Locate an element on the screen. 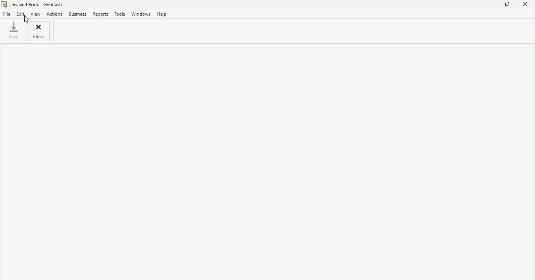 The width and height of the screenshot is (535, 280). Minimize is located at coordinates (490, 5).